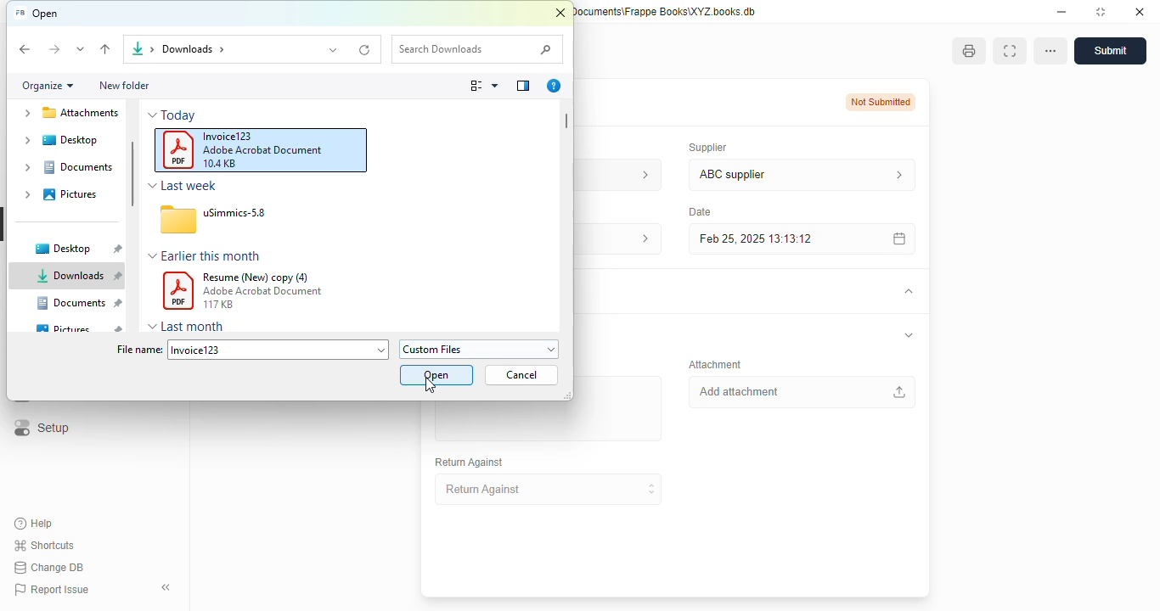 This screenshot has width=1160, height=611. I want to click on account information, so click(639, 239).